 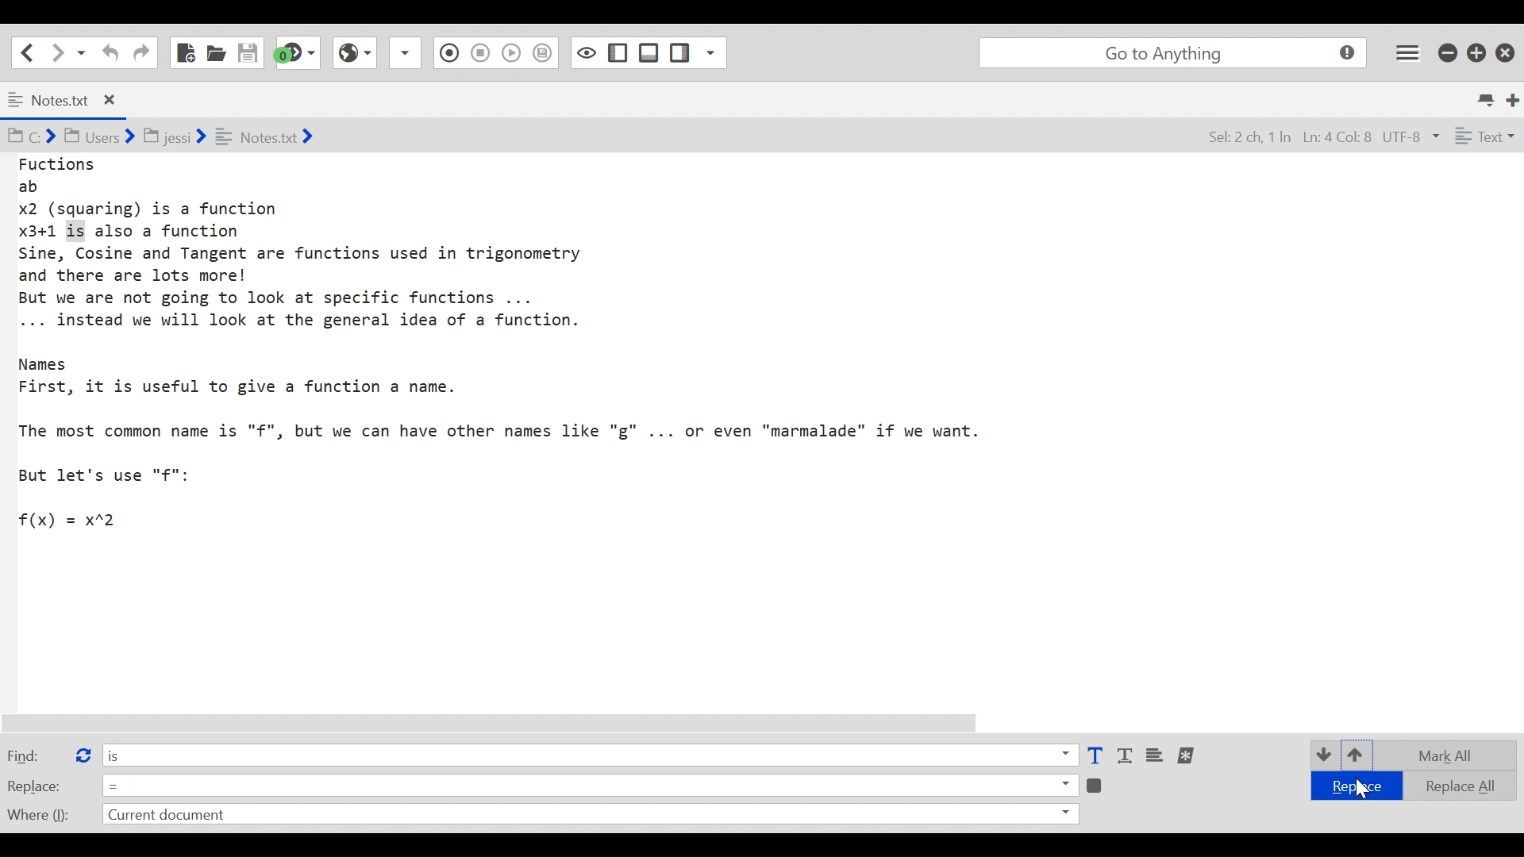 What do you see at coordinates (1353, 787) in the screenshot?
I see `Replace` at bounding box center [1353, 787].